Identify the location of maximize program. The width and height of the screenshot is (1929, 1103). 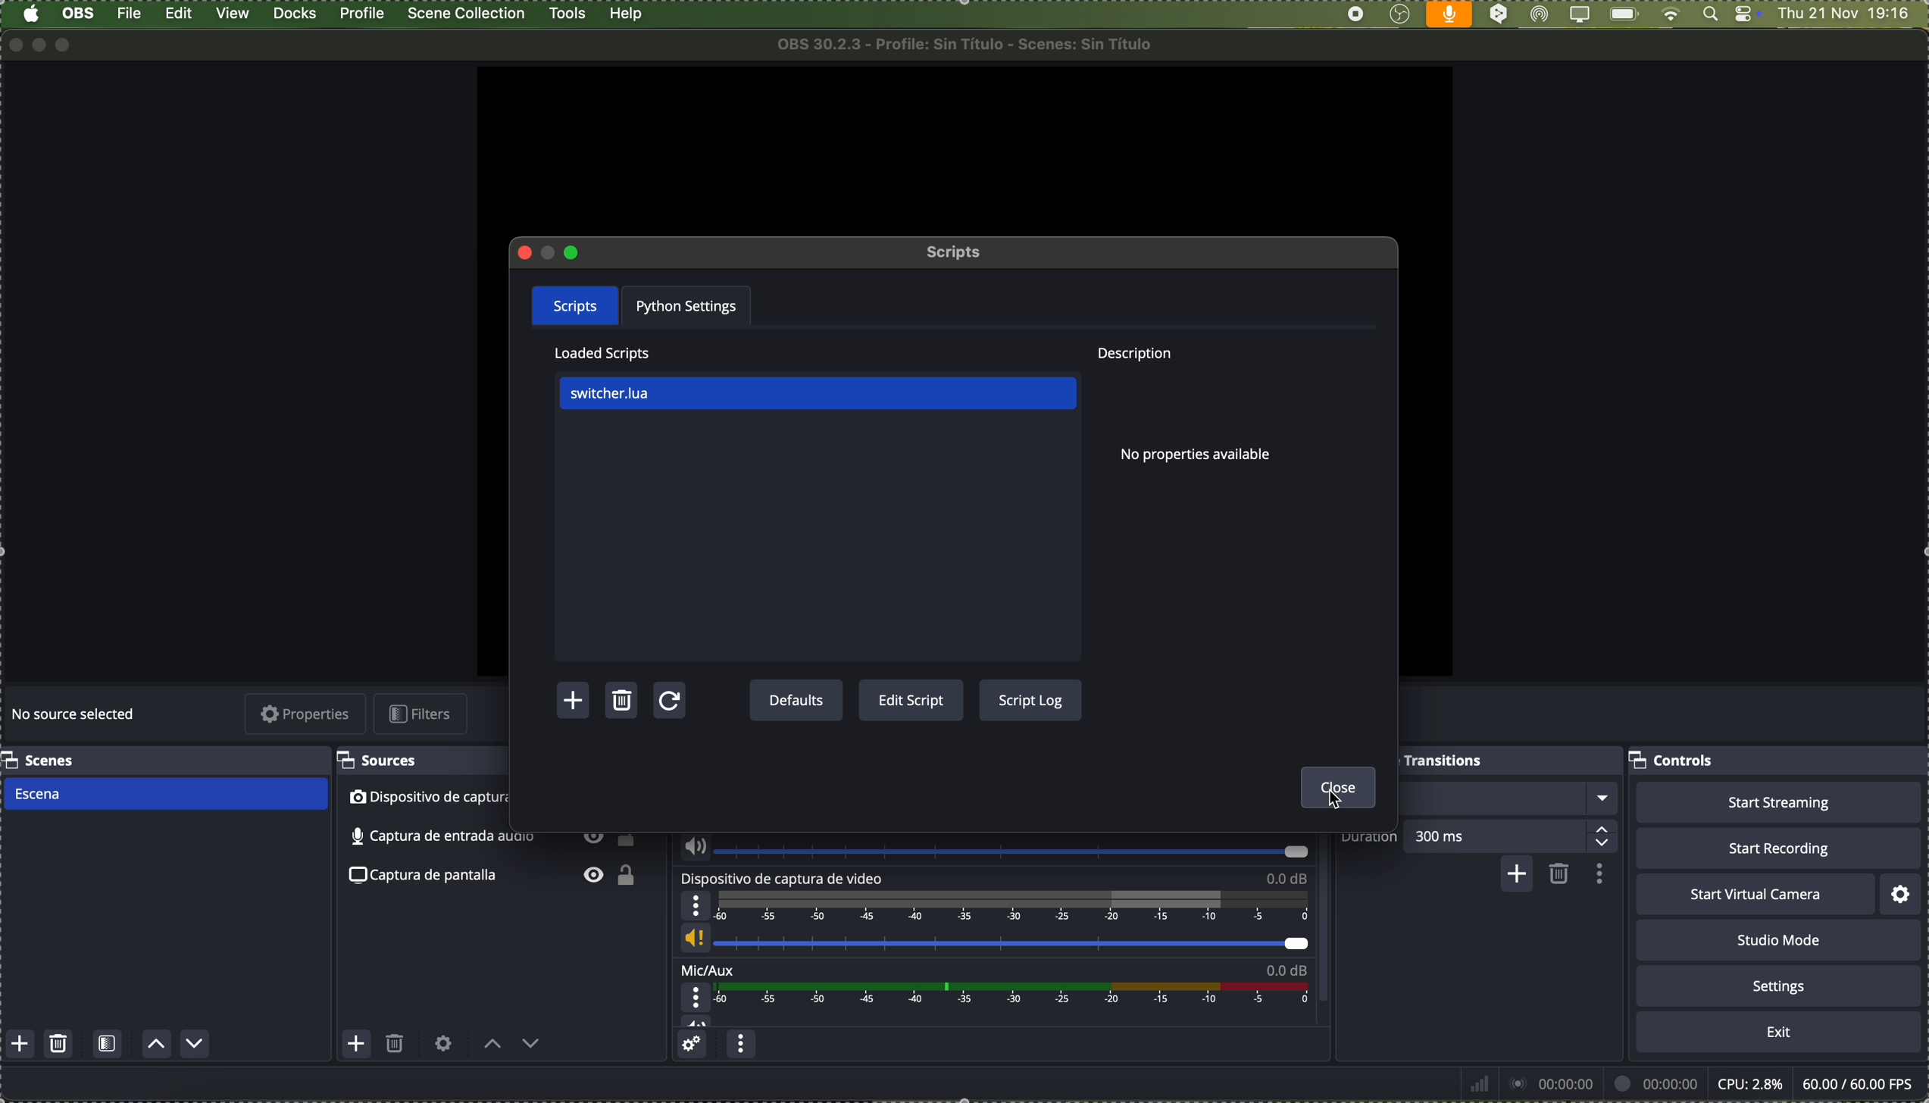
(68, 45).